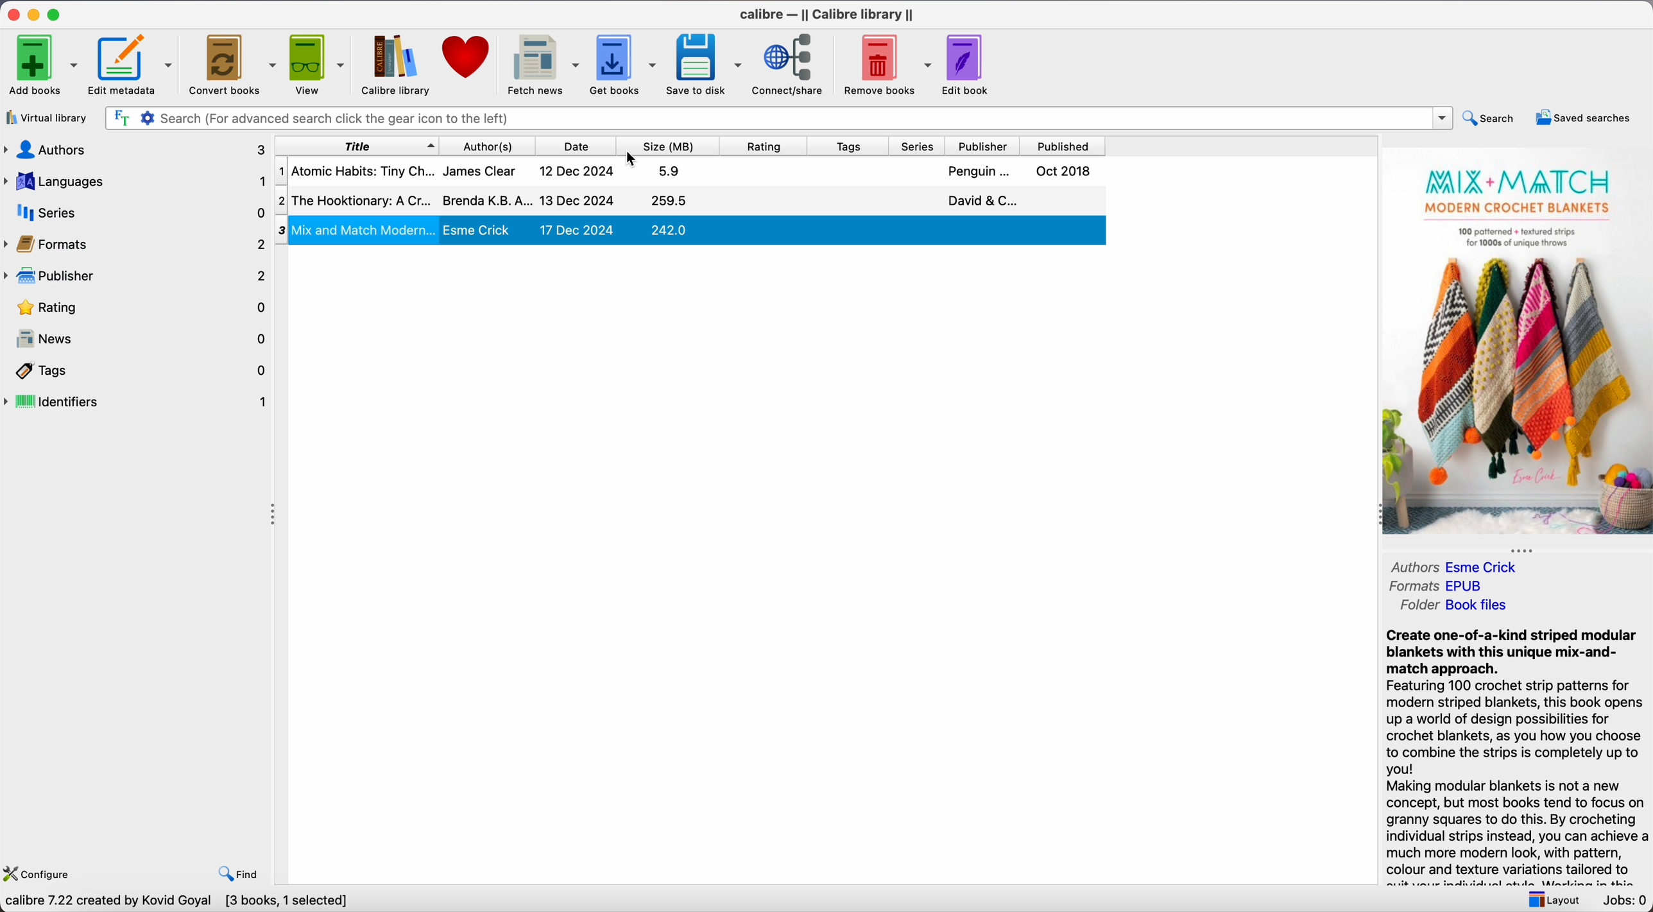 The height and width of the screenshot is (912, 1653). Describe the element at coordinates (691, 200) in the screenshot. I see `The Hooktionary` at that location.